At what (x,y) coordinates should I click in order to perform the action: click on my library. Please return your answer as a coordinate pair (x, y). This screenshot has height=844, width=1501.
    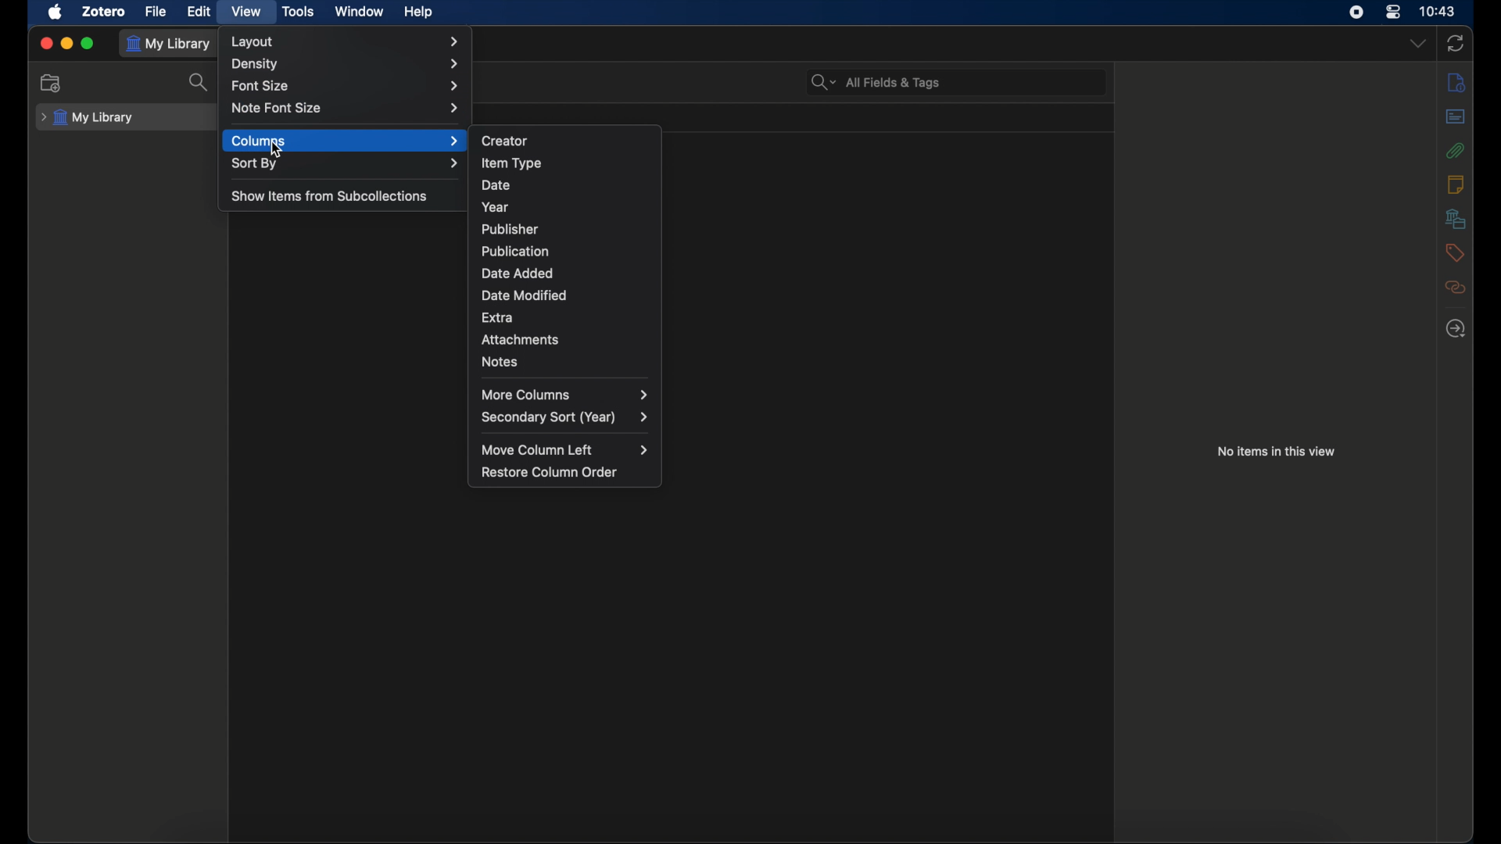
    Looking at the image, I should click on (88, 118).